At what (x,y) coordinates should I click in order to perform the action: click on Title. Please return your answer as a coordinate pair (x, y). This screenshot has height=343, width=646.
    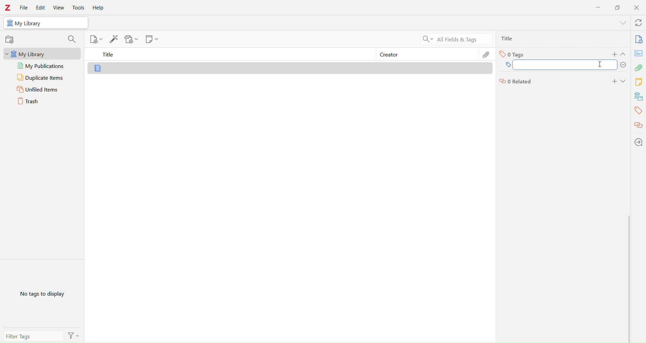
    Looking at the image, I should click on (229, 55).